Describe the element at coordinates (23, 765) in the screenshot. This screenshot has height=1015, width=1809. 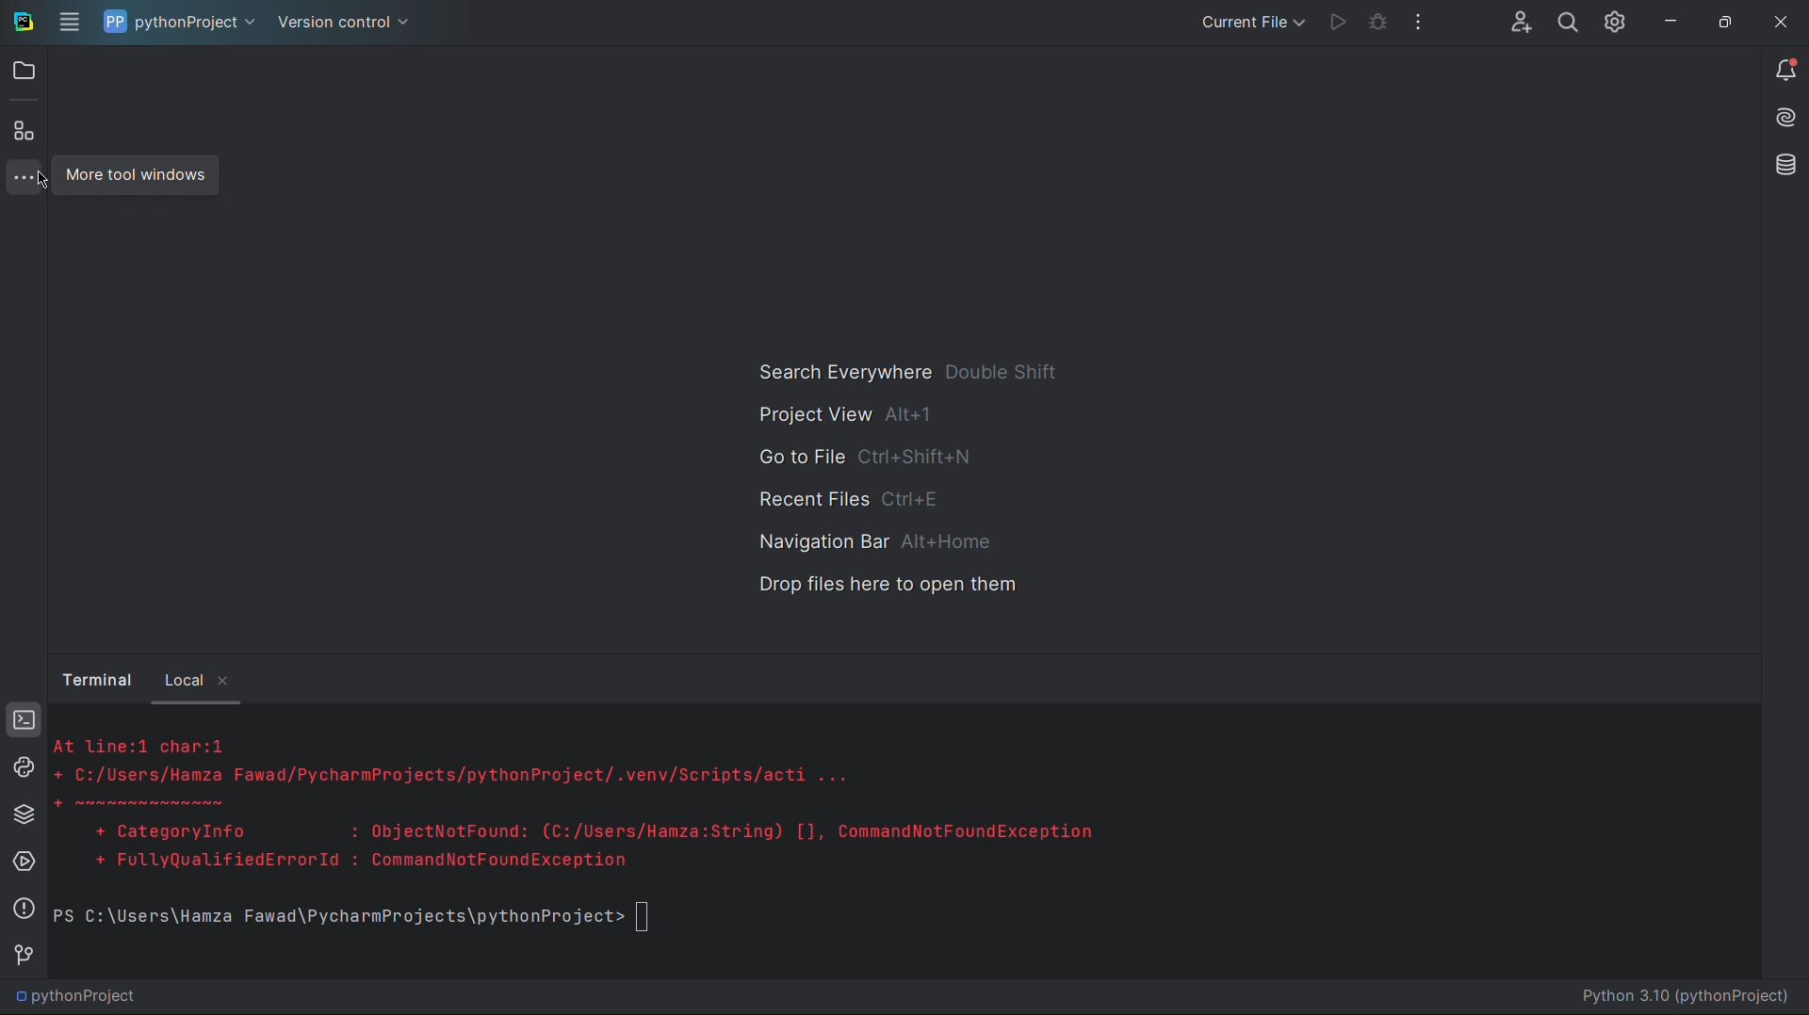
I see `Python Console` at that location.